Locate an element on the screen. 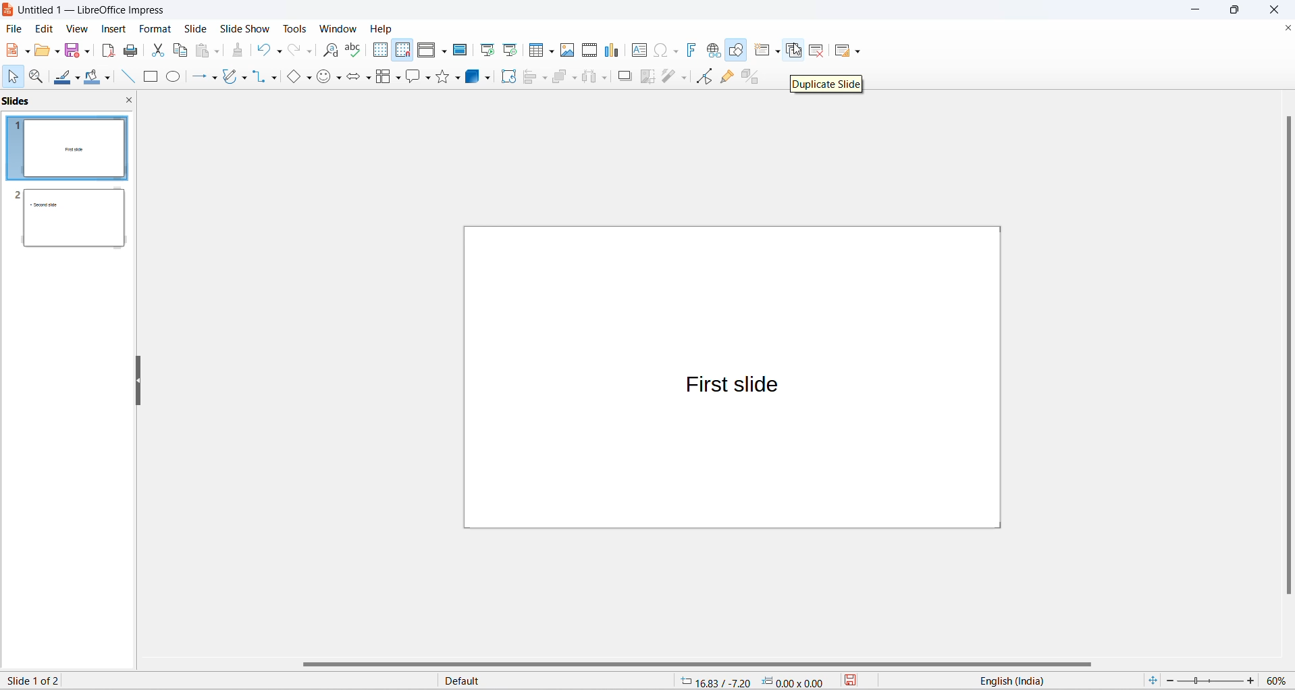  start from first slide is located at coordinates (487, 49).